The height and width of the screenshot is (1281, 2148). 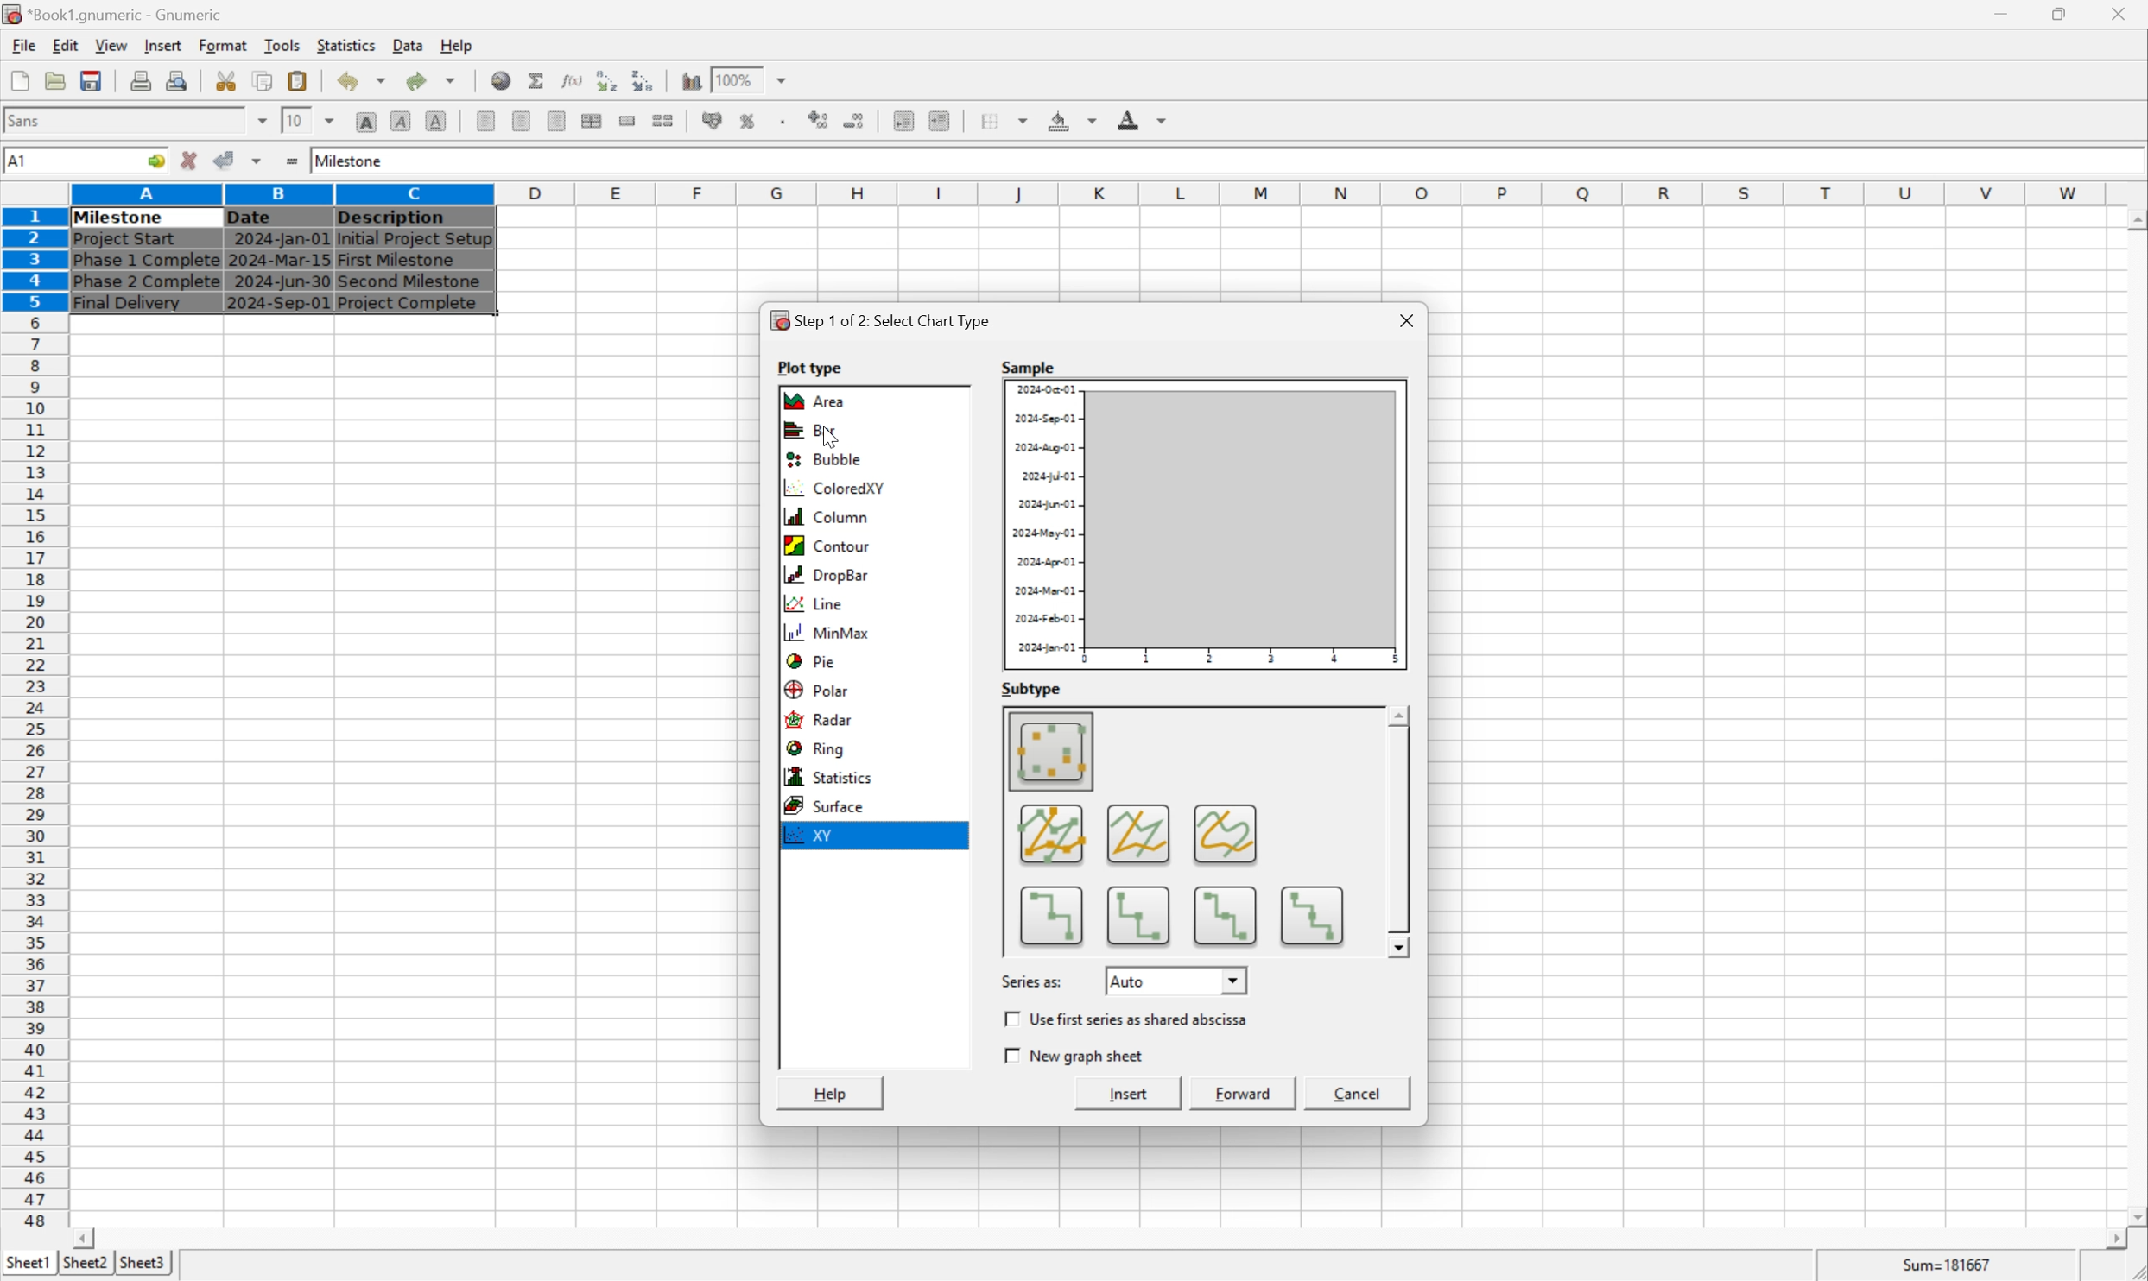 What do you see at coordinates (831, 545) in the screenshot?
I see `contour` at bounding box center [831, 545].